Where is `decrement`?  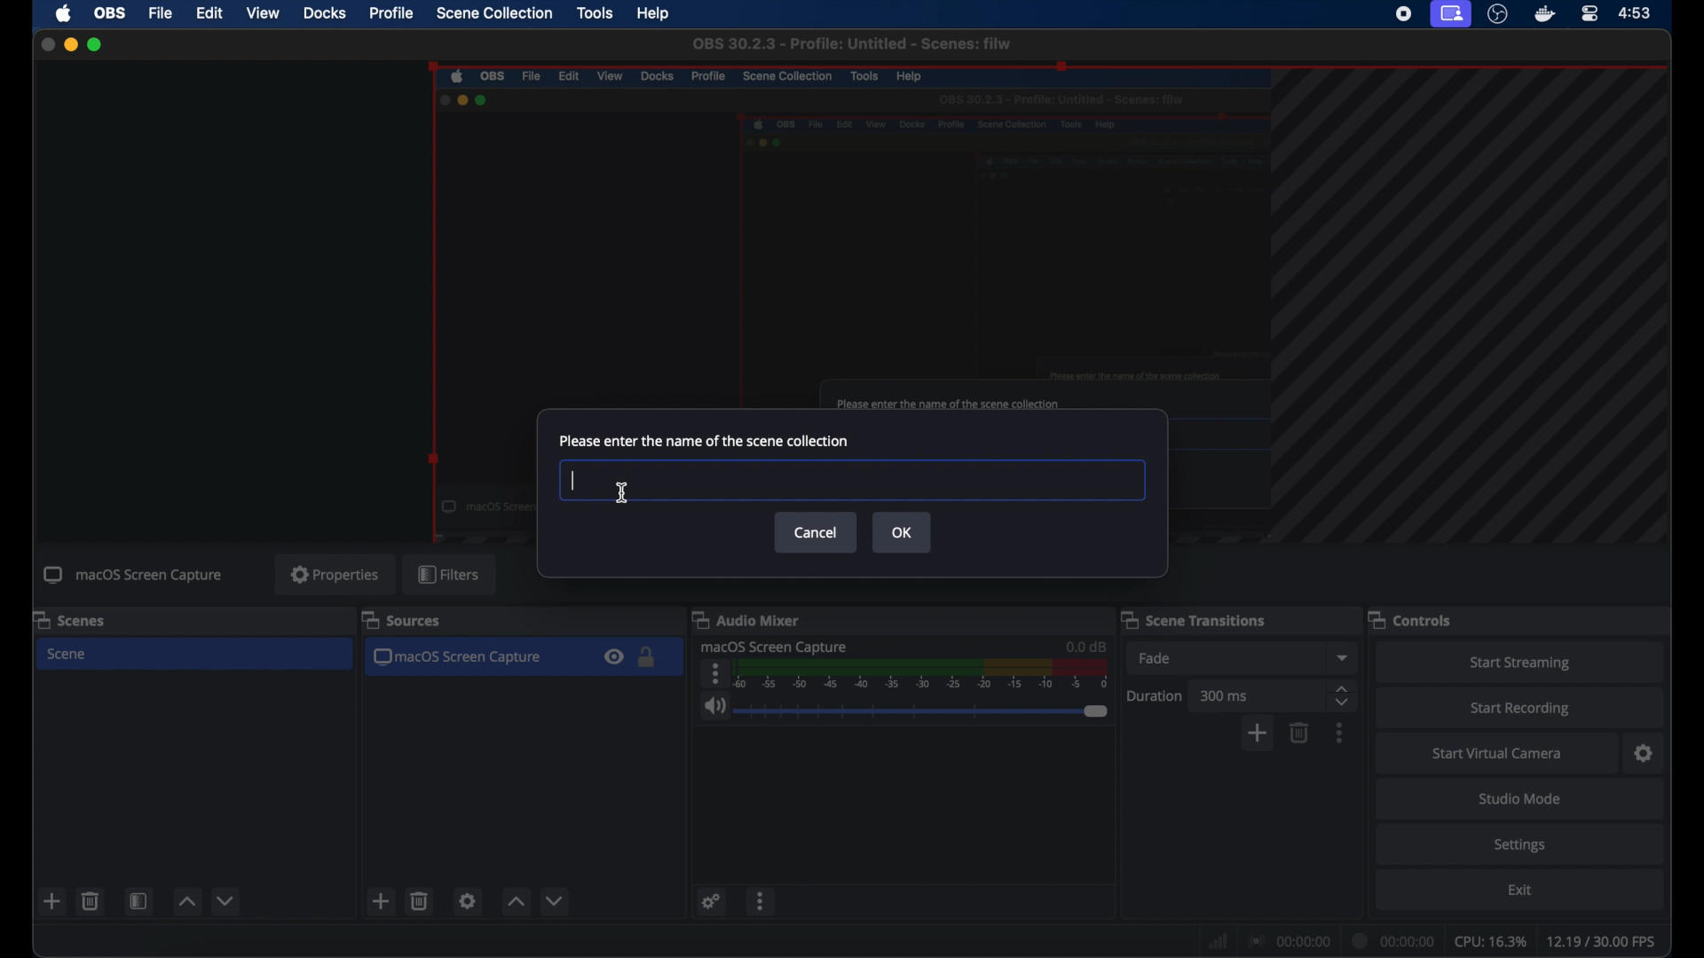
decrement is located at coordinates (554, 899).